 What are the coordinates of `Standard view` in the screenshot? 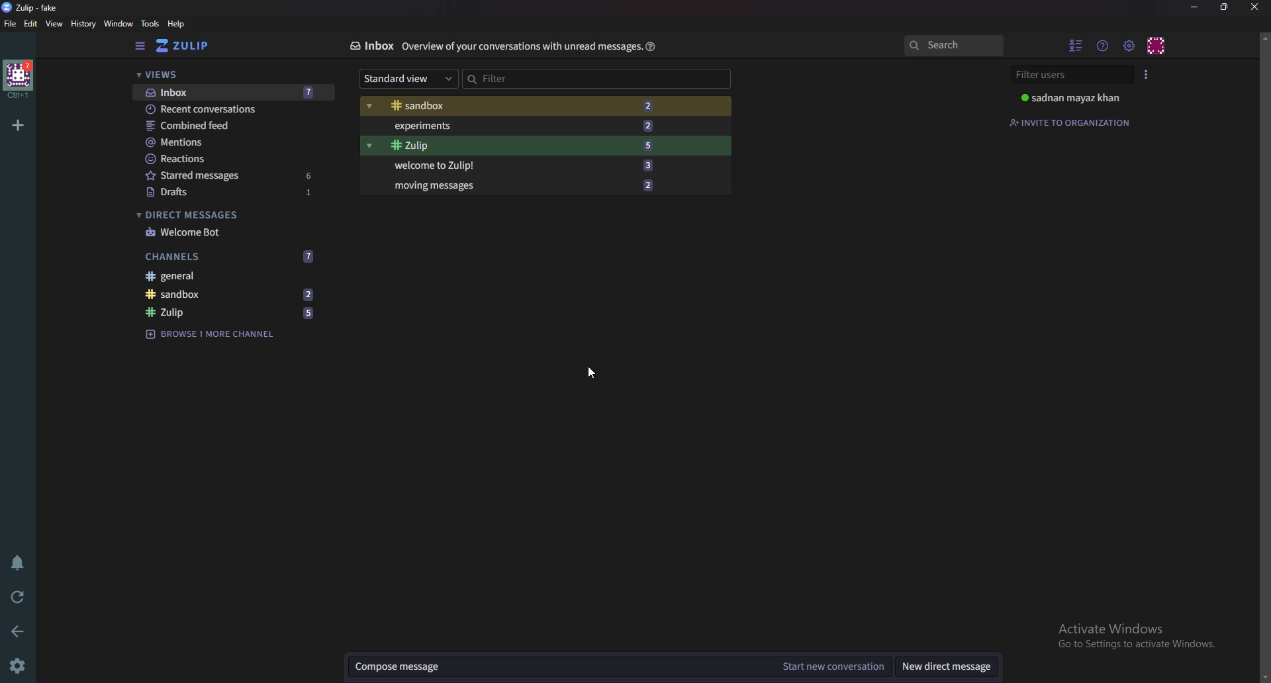 It's located at (408, 77).